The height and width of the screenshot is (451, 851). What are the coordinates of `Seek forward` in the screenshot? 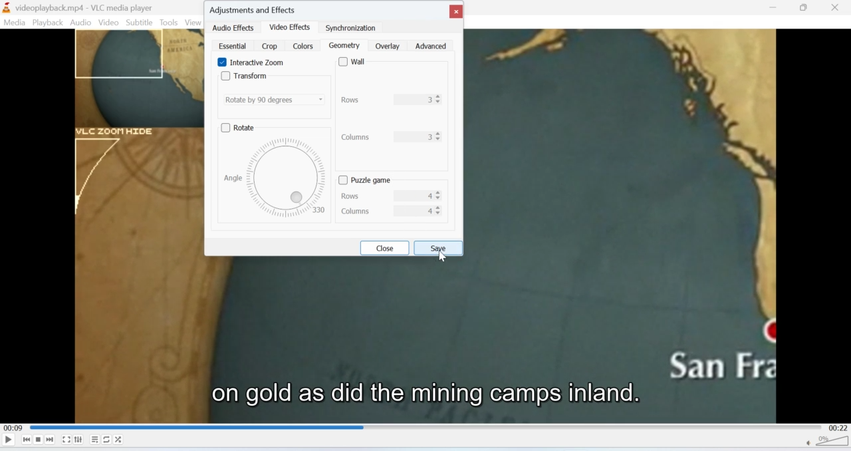 It's located at (51, 440).